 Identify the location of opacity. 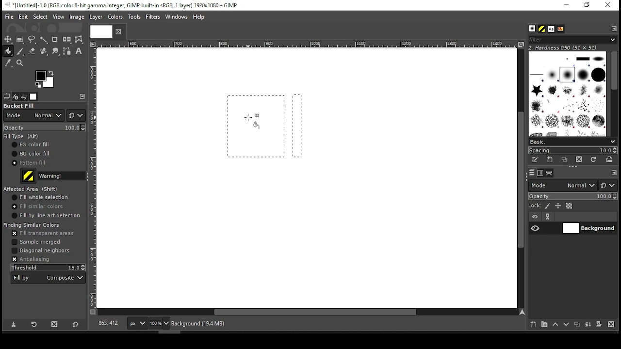
(572, 197).